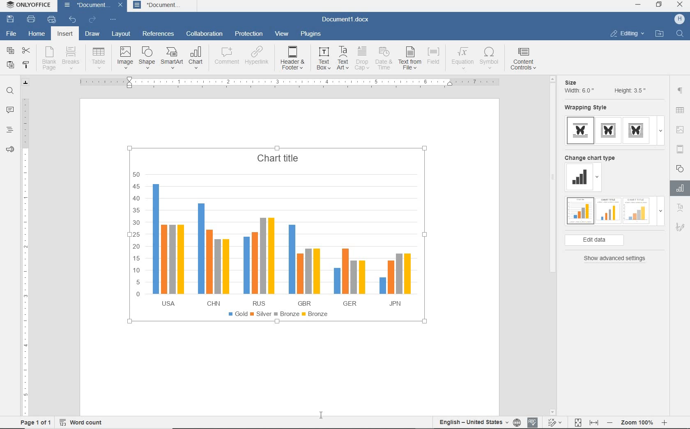 This screenshot has width=690, height=429. Describe the element at coordinates (197, 58) in the screenshot. I see `chart` at that location.